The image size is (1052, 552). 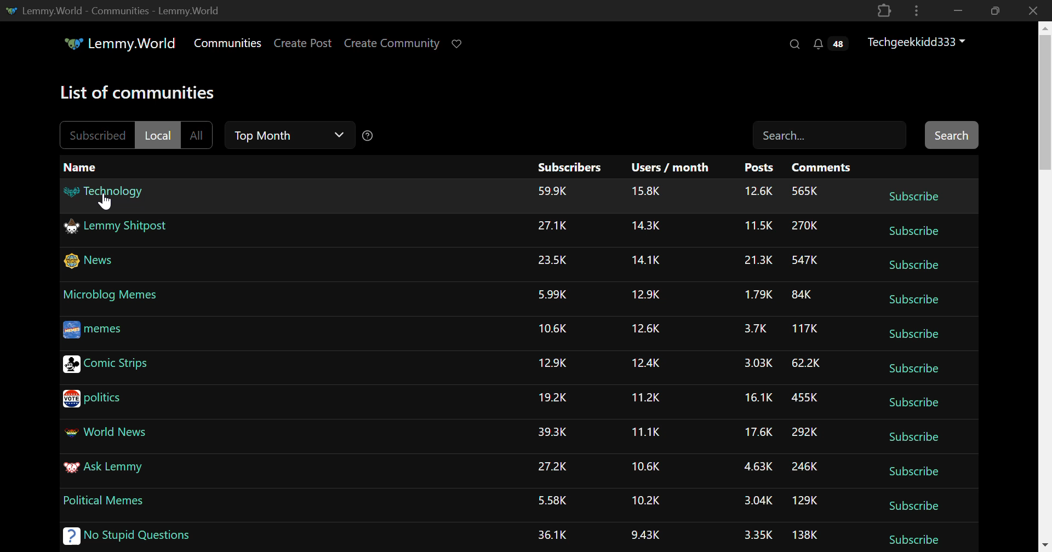 What do you see at coordinates (802, 327) in the screenshot?
I see `117K` at bounding box center [802, 327].